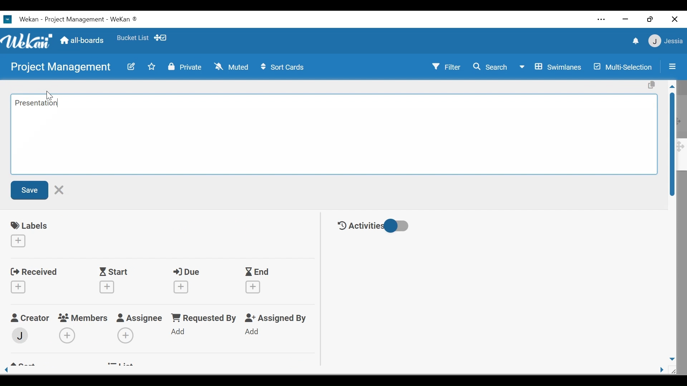 This screenshot has width=687, height=386. Describe the element at coordinates (18, 287) in the screenshot. I see `Create Received date` at that location.